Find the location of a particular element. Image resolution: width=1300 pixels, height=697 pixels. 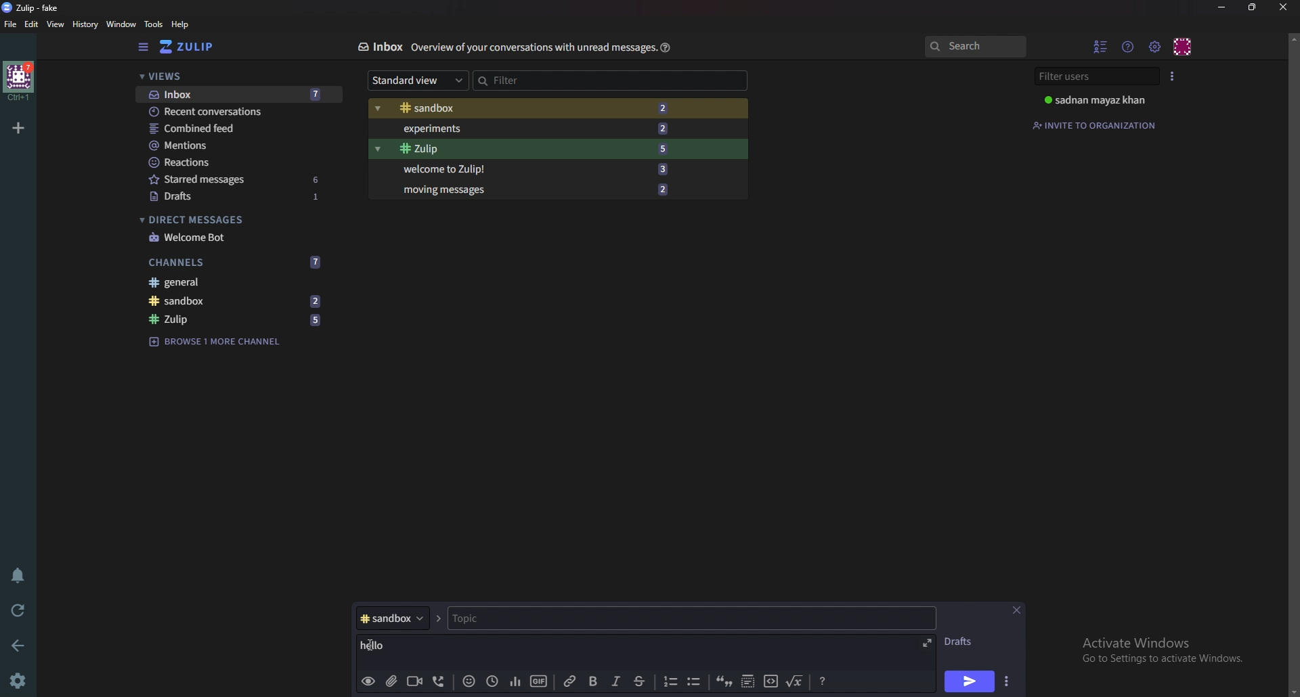

Experiments is located at coordinates (475, 129).